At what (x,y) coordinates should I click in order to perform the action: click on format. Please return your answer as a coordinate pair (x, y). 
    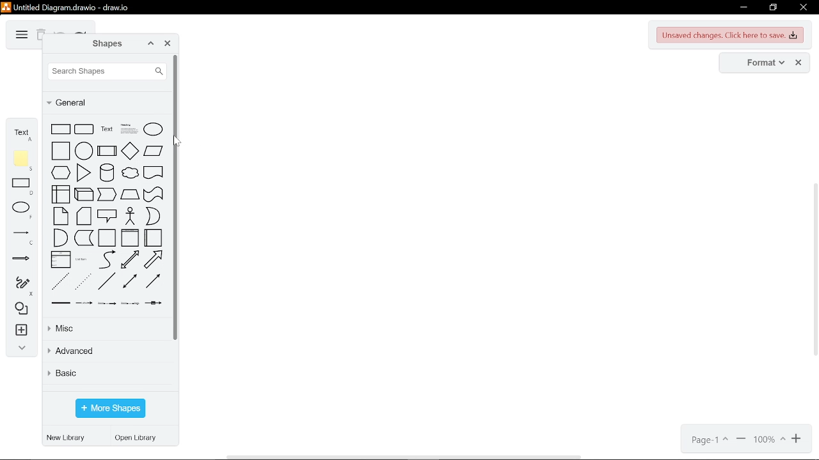
    Looking at the image, I should click on (761, 63).